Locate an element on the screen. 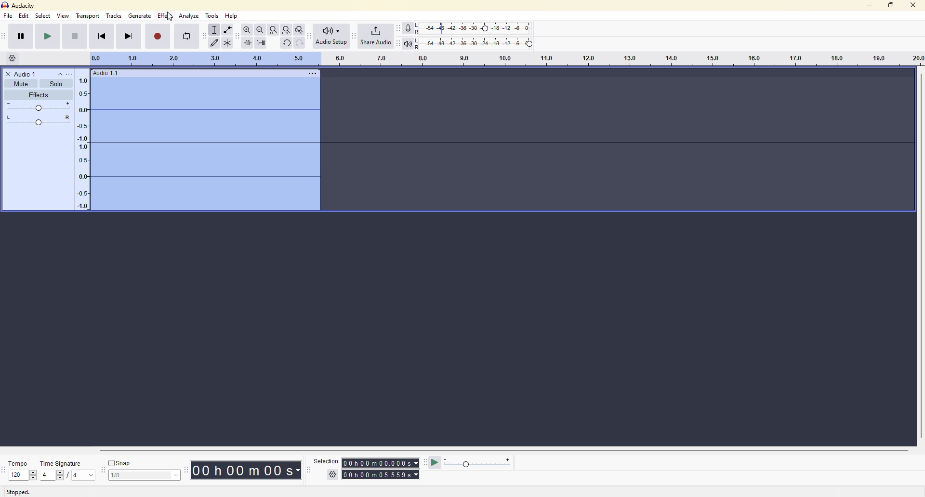 The image size is (925, 497). audacity tools toolbar is located at coordinates (204, 35).